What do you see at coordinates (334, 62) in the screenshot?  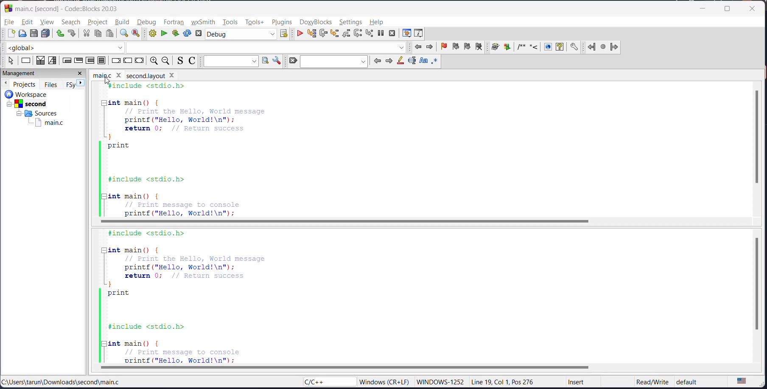 I see `search` at bounding box center [334, 62].